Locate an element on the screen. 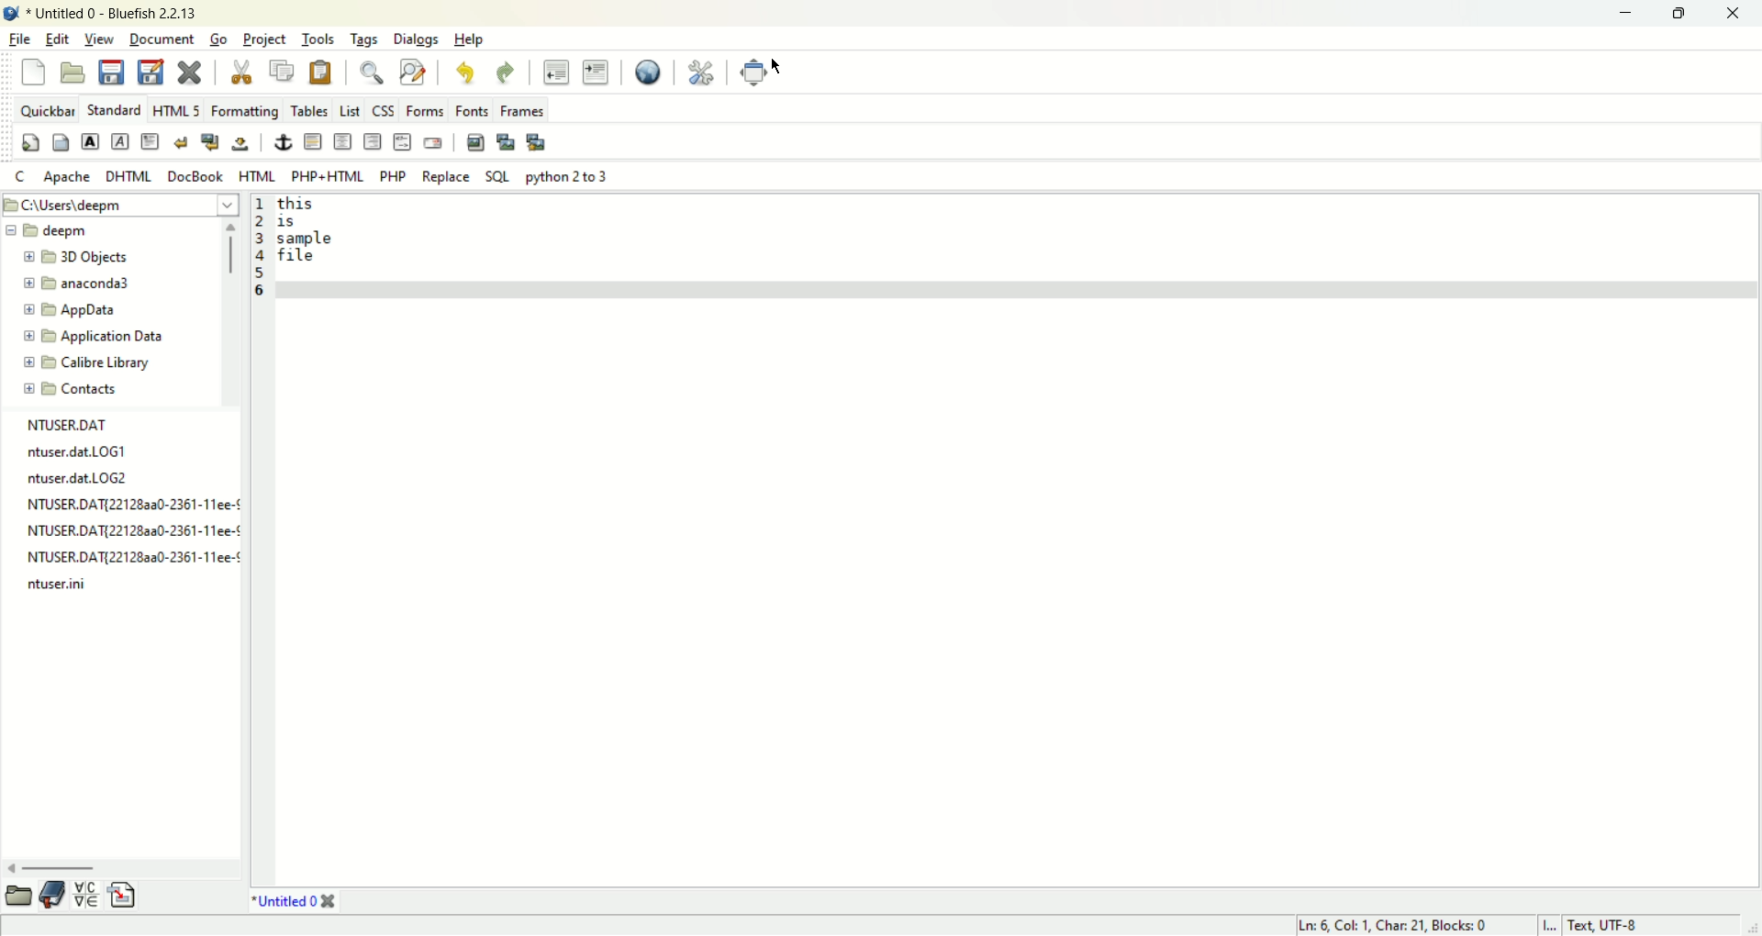 This screenshot has width=1762, height=936. deepm is located at coordinates (53, 232).